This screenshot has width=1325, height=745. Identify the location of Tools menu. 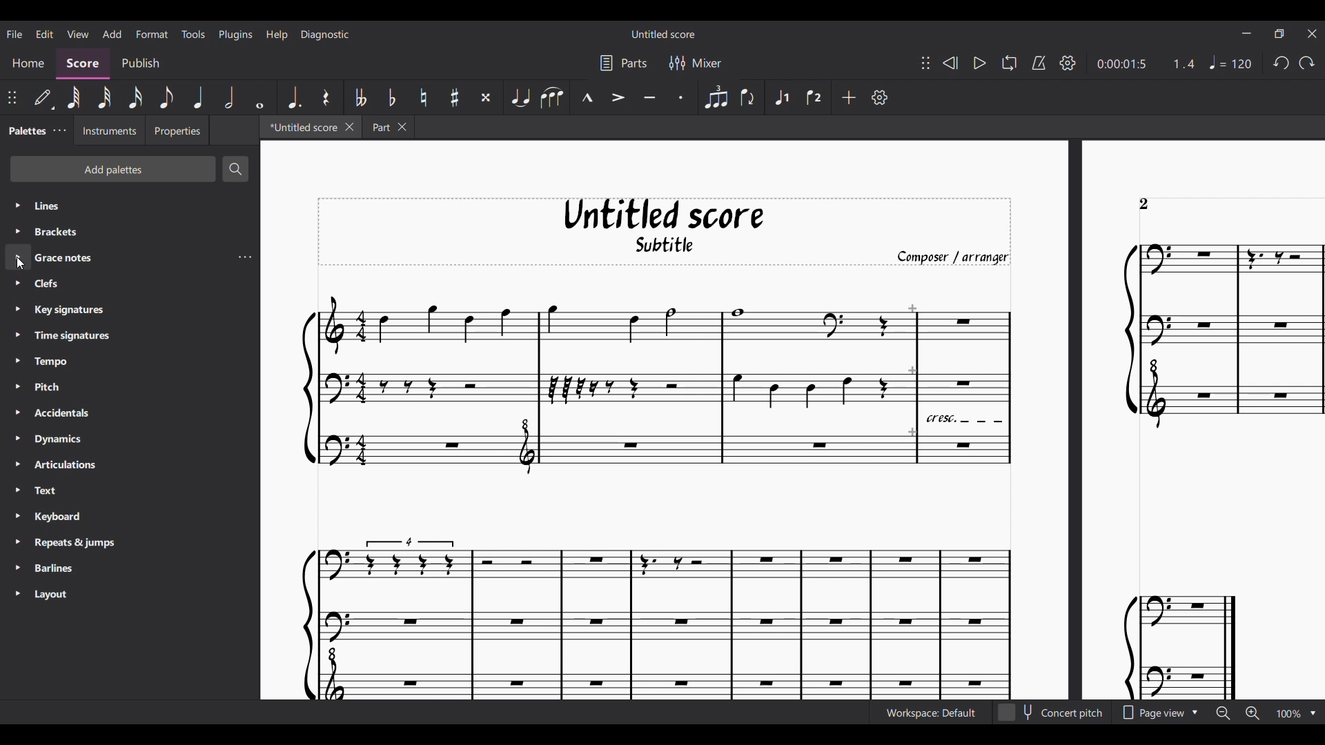
(194, 34).